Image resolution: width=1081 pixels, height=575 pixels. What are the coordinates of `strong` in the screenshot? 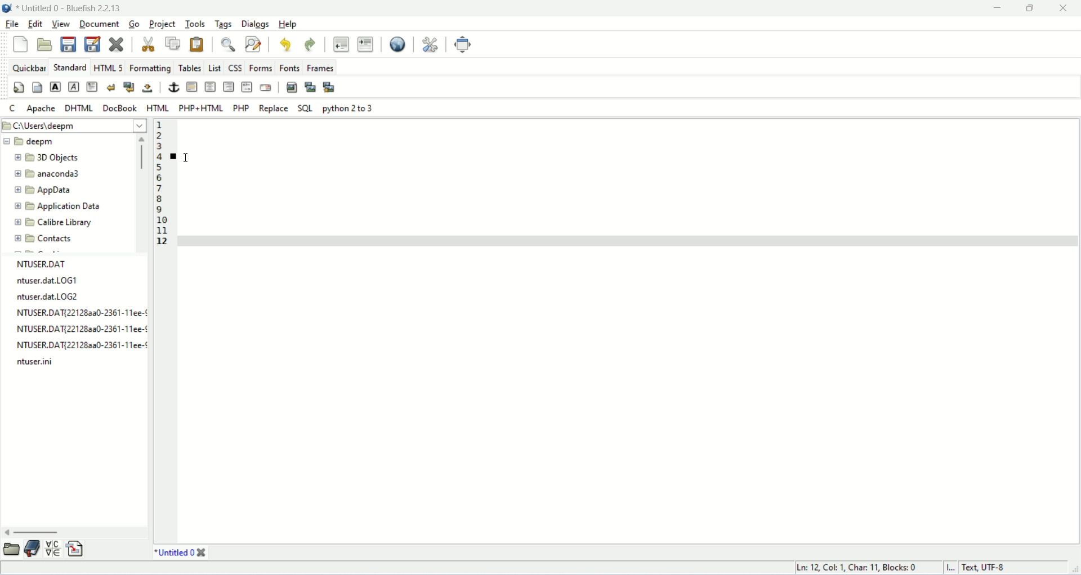 It's located at (55, 87).